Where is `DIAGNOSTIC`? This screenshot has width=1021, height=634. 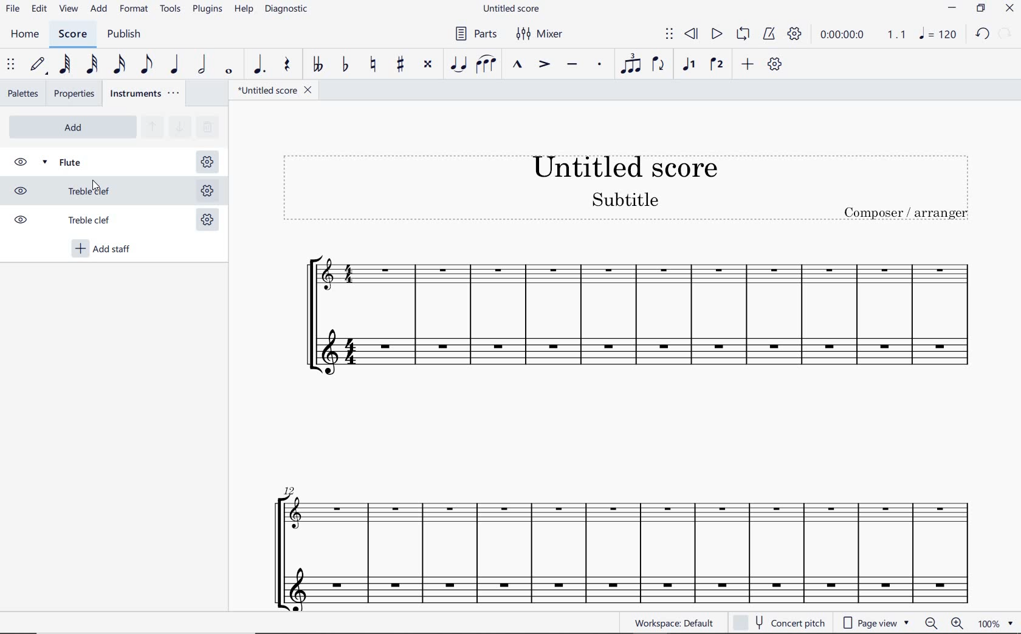 DIAGNOSTIC is located at coordinates (287, 10).